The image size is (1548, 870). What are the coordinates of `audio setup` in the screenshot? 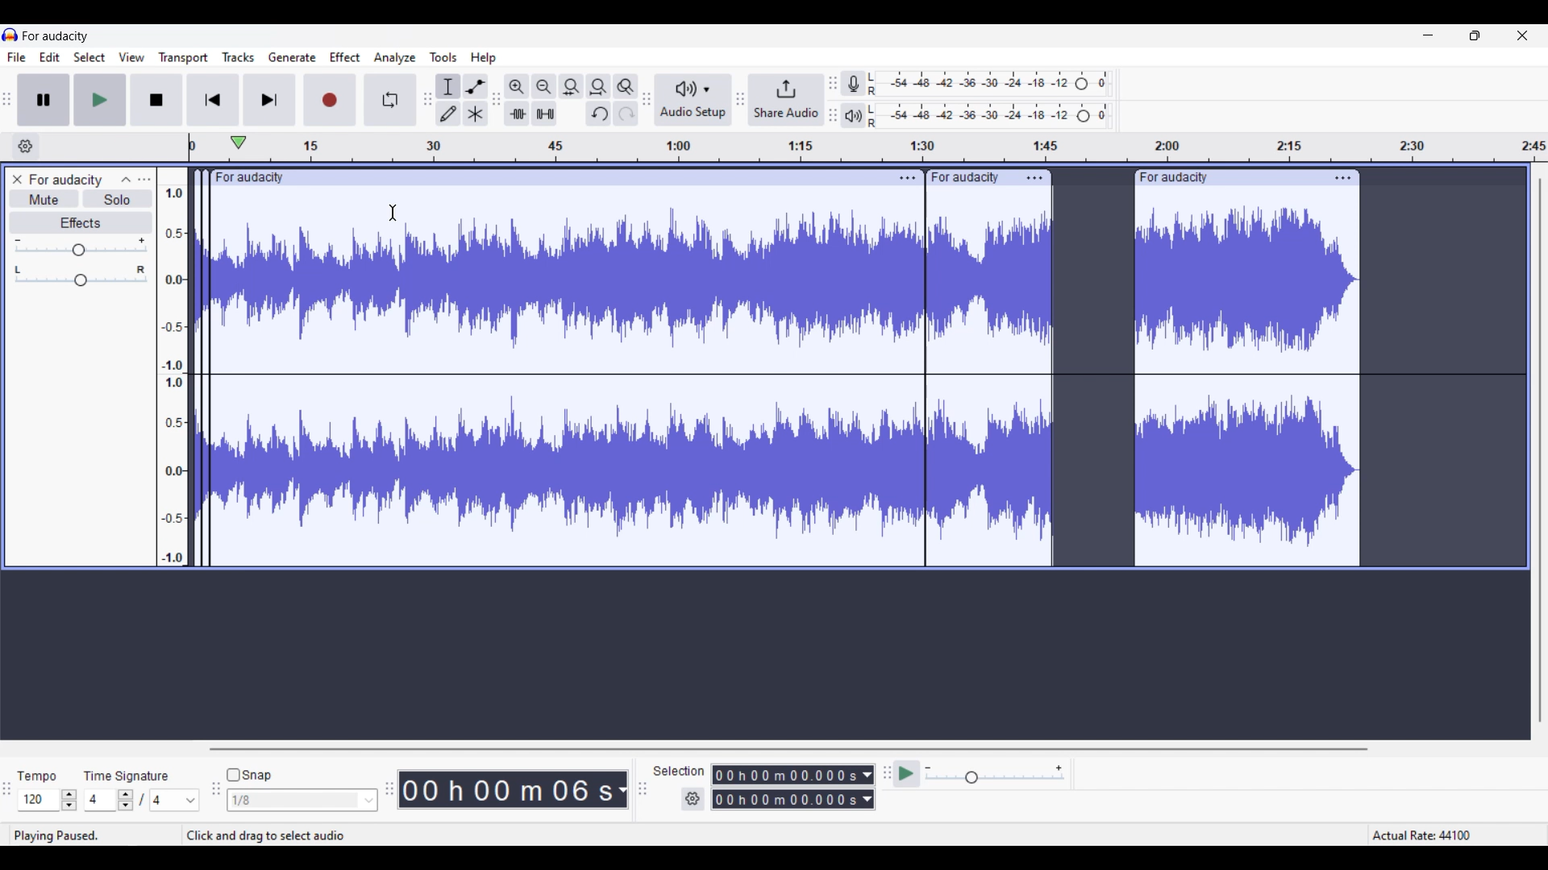 It's located at (692, 100).